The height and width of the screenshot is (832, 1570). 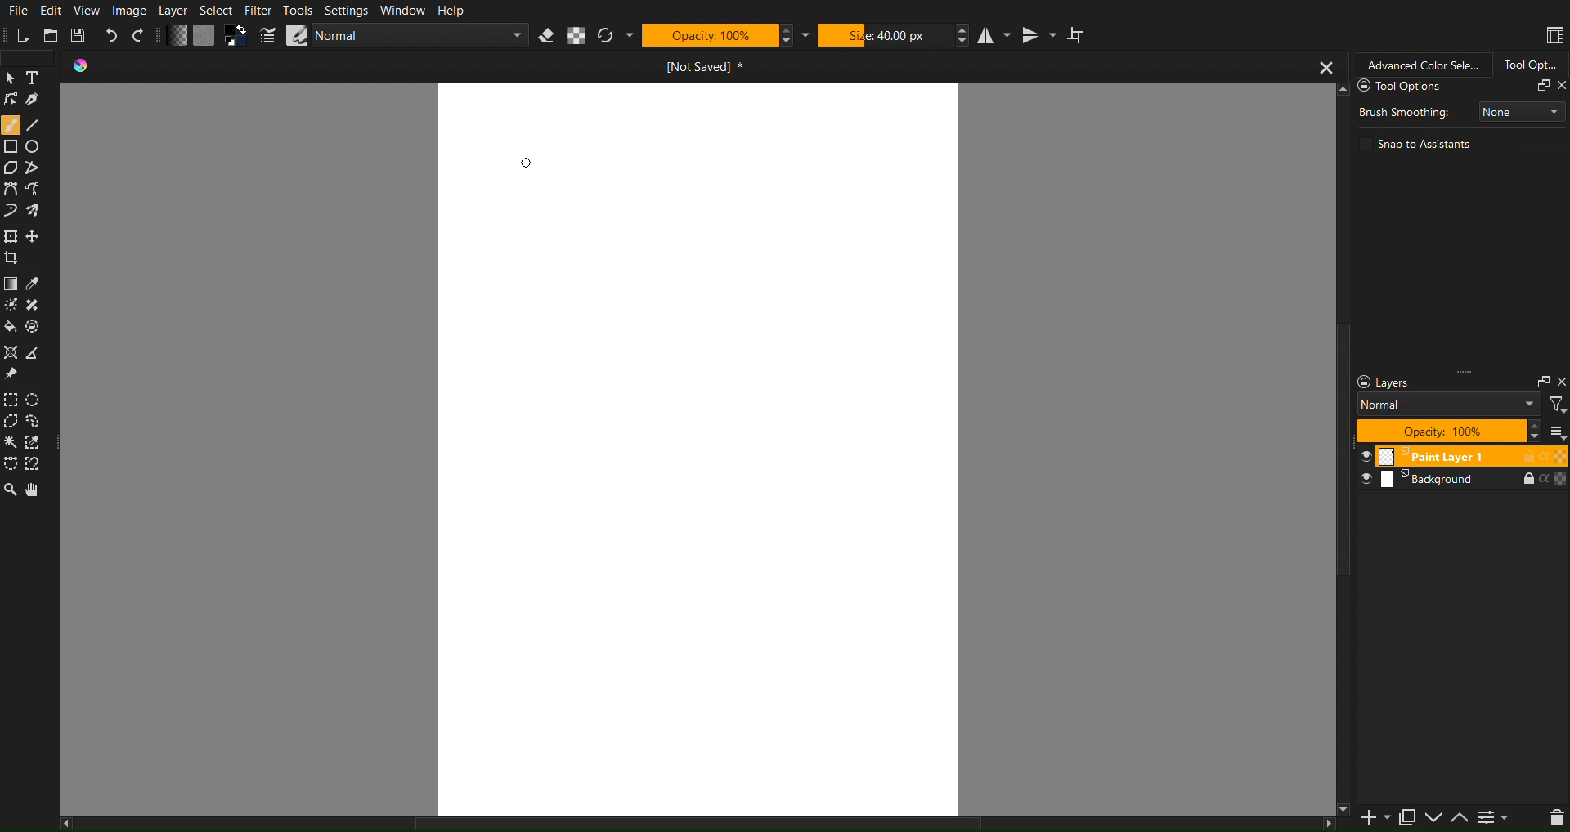 What do you see at coordinates (708, 36) in the screenshot?
I see `Opacity` at bounding box center [708, 36].